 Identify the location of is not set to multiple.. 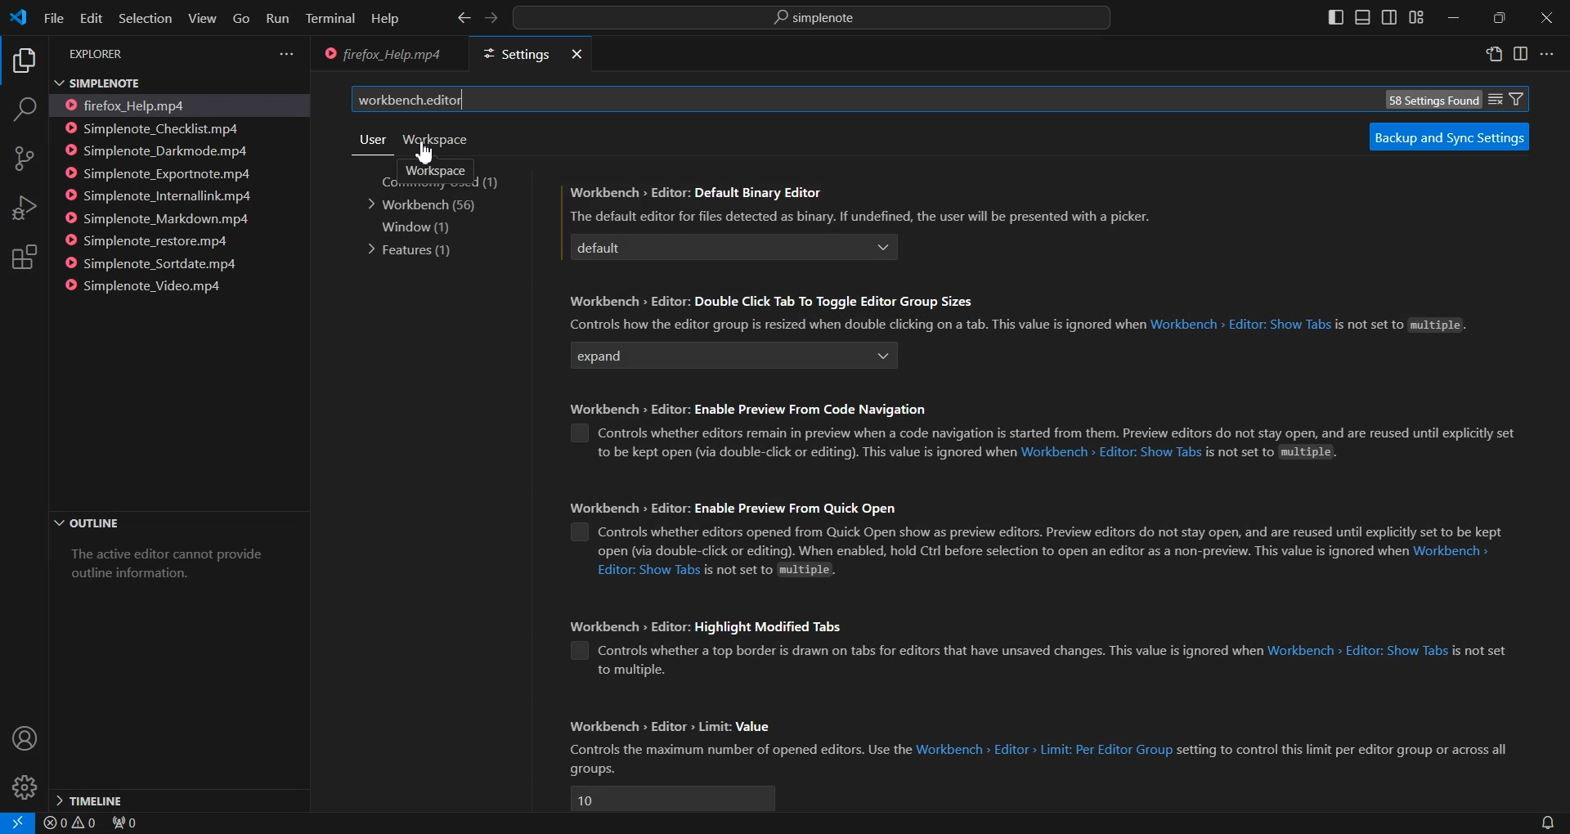
(1272, 453).